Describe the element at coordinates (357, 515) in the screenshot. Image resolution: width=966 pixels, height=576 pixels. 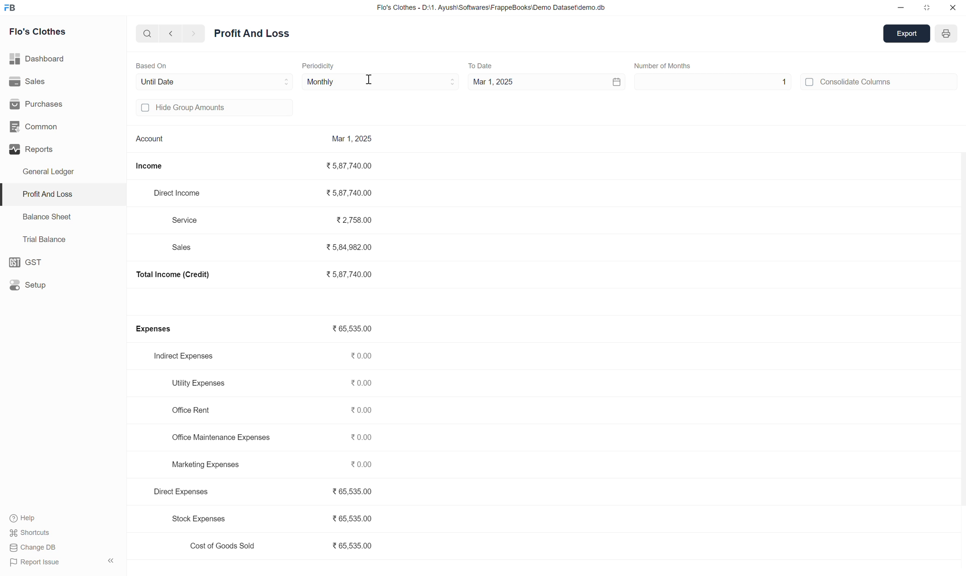
I see `₹65,535.00` at that location.